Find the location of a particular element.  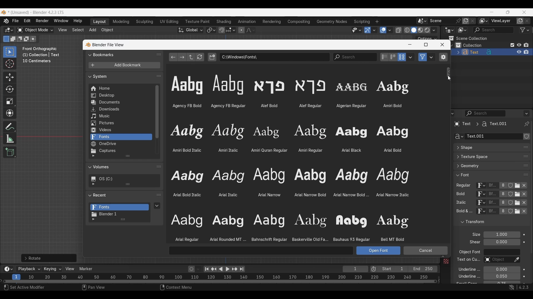

More options is located at coordinates (8, 269).